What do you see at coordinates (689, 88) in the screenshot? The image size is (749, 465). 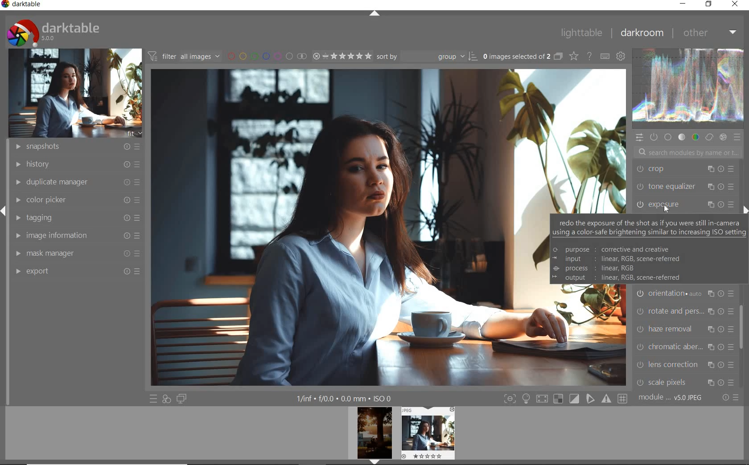 I see `WAVEFORM` at bounding box center [689, 88].